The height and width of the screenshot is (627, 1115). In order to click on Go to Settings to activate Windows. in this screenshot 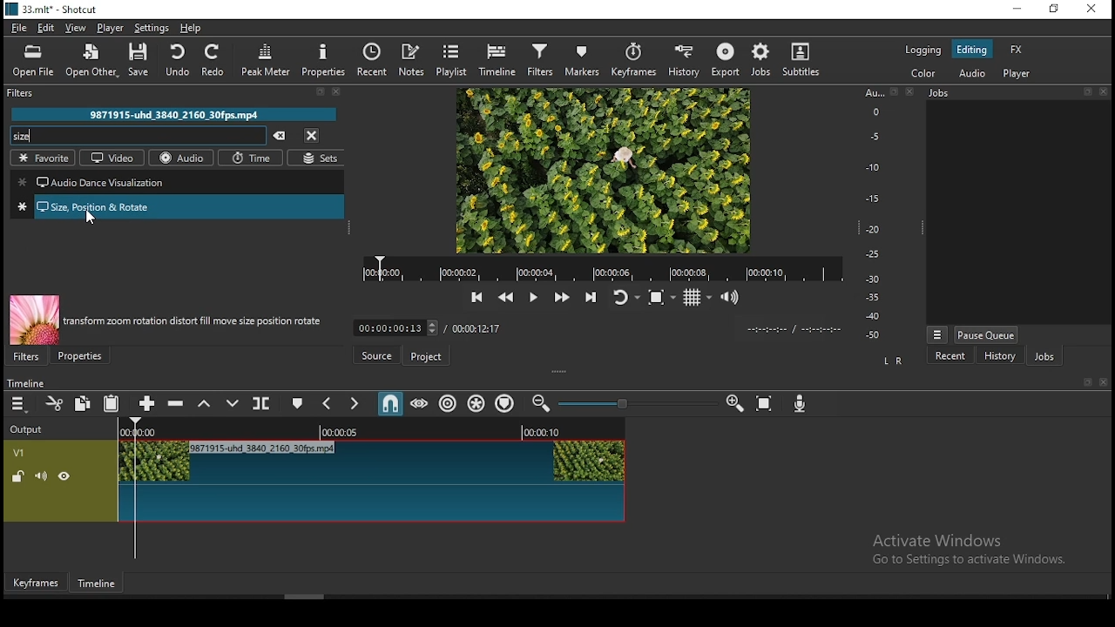, I will do `click(969, 558)`.